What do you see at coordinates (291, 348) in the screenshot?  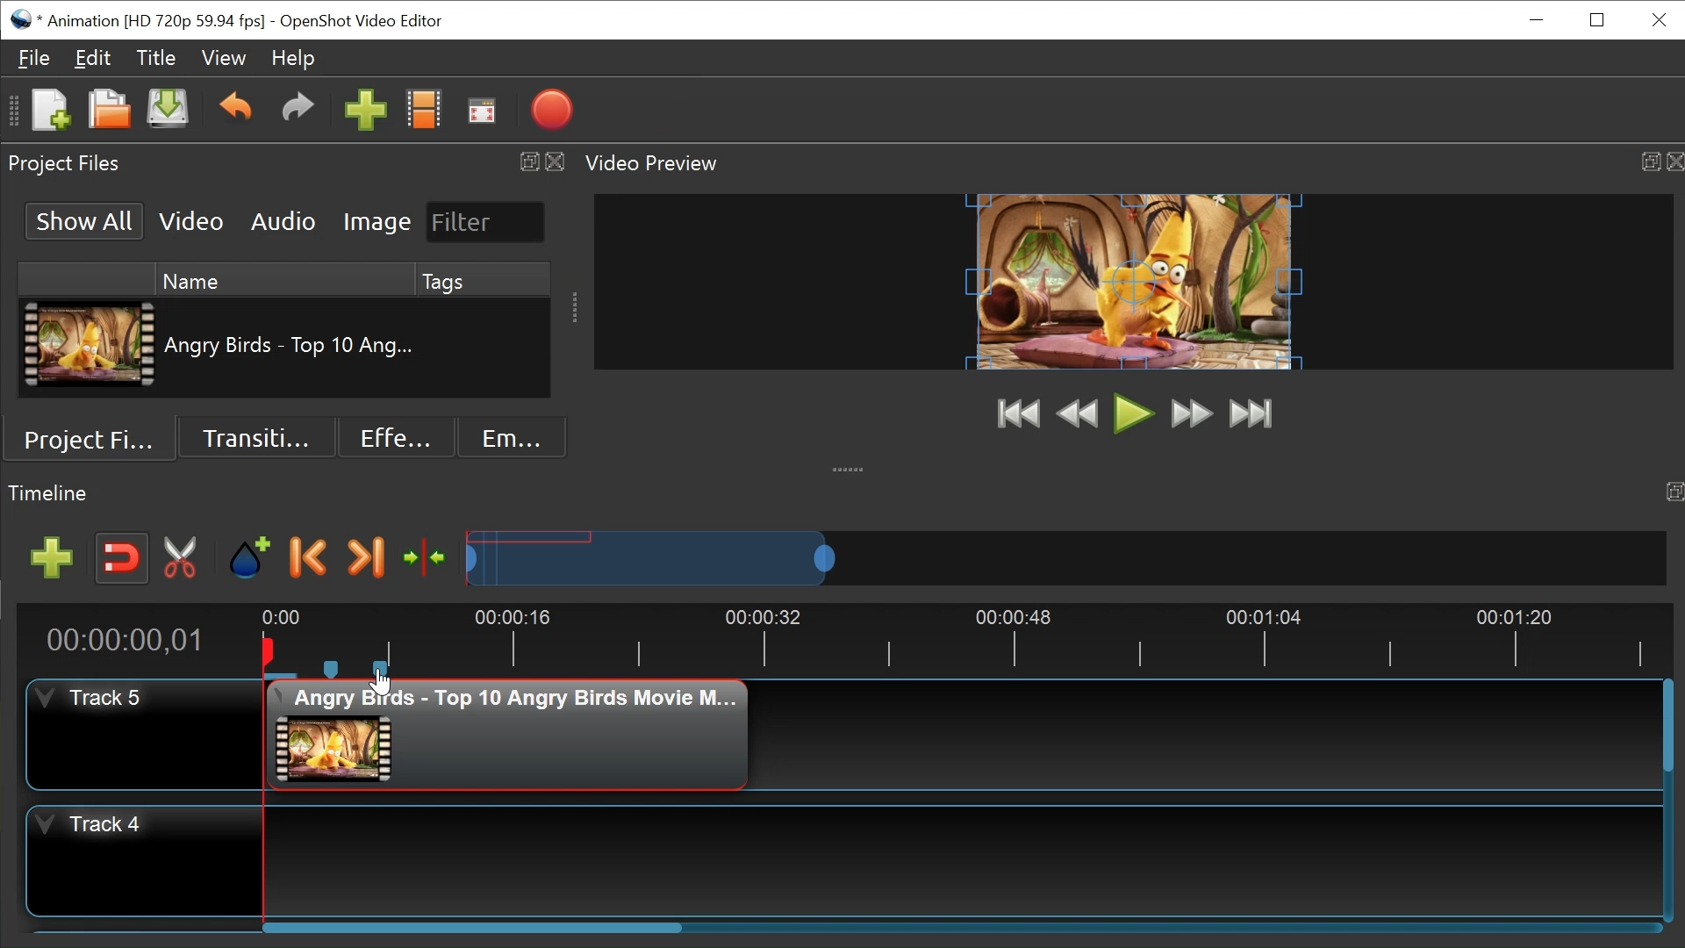 I see `Clip Nmae` at bounding box center [291, 348].